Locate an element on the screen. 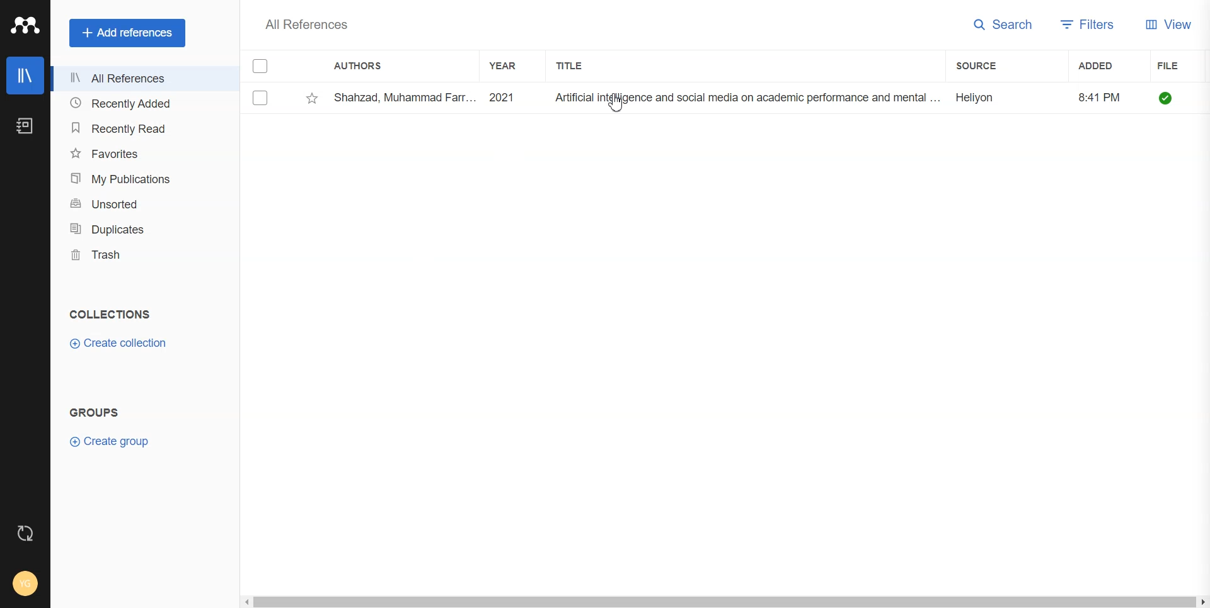 This screenshot has width=1210, height=608. Heliyon is located at coordinates (982, 95).